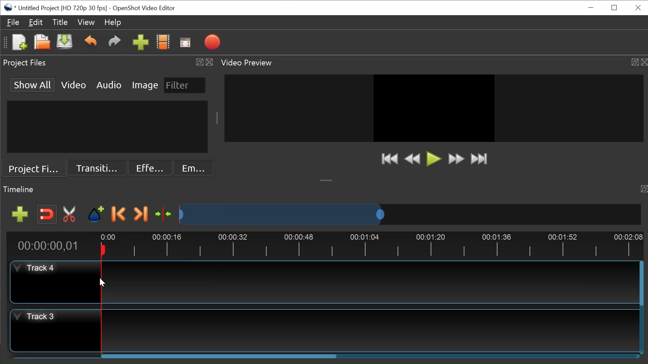 The width and height of the screenshot is (648, 364). I want to click on Project Files, so click(108, 63).